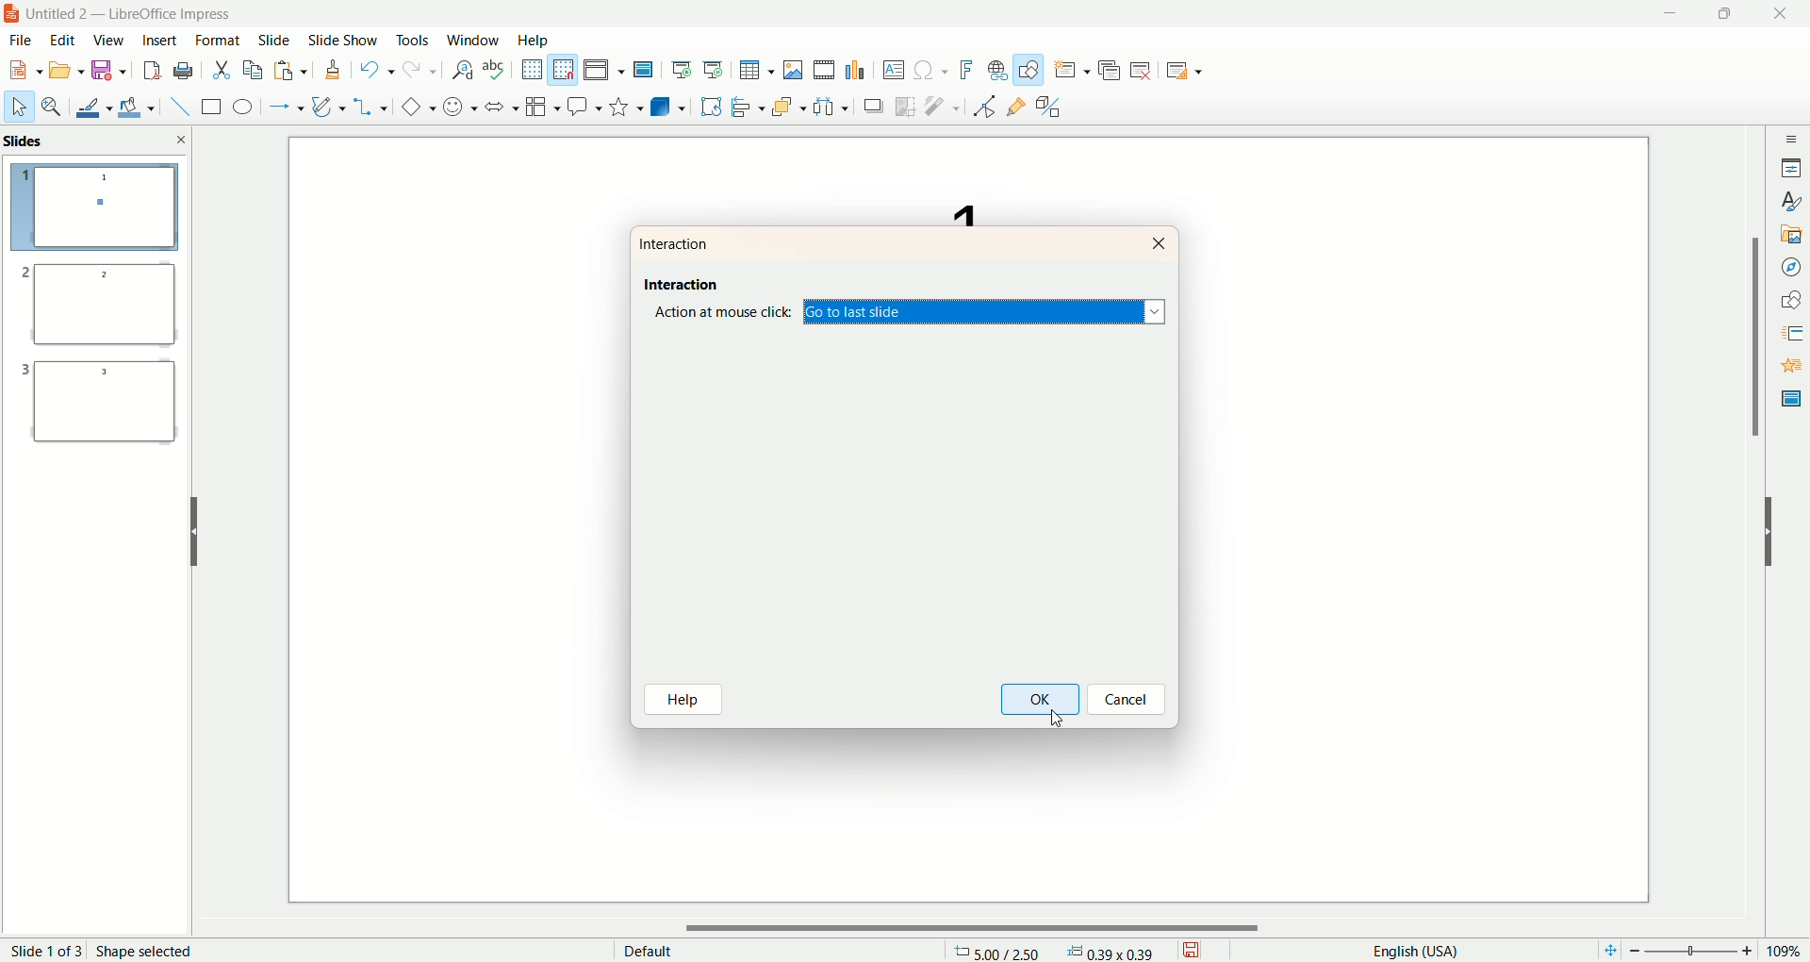  What do you see at coordinates (943, 107) in the screenshot?
I see `filter` at bounding box center [943, 107].